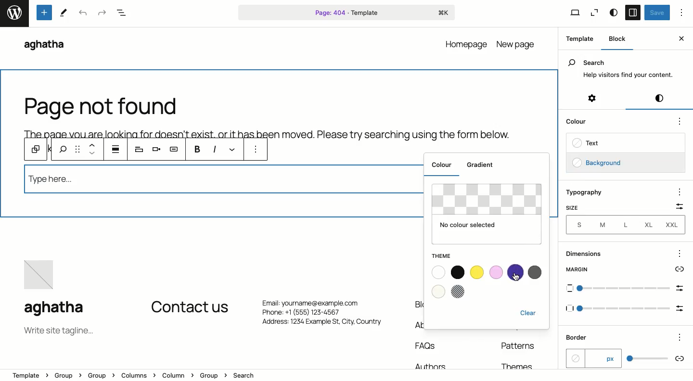  I want to click on , so click(627, 290).